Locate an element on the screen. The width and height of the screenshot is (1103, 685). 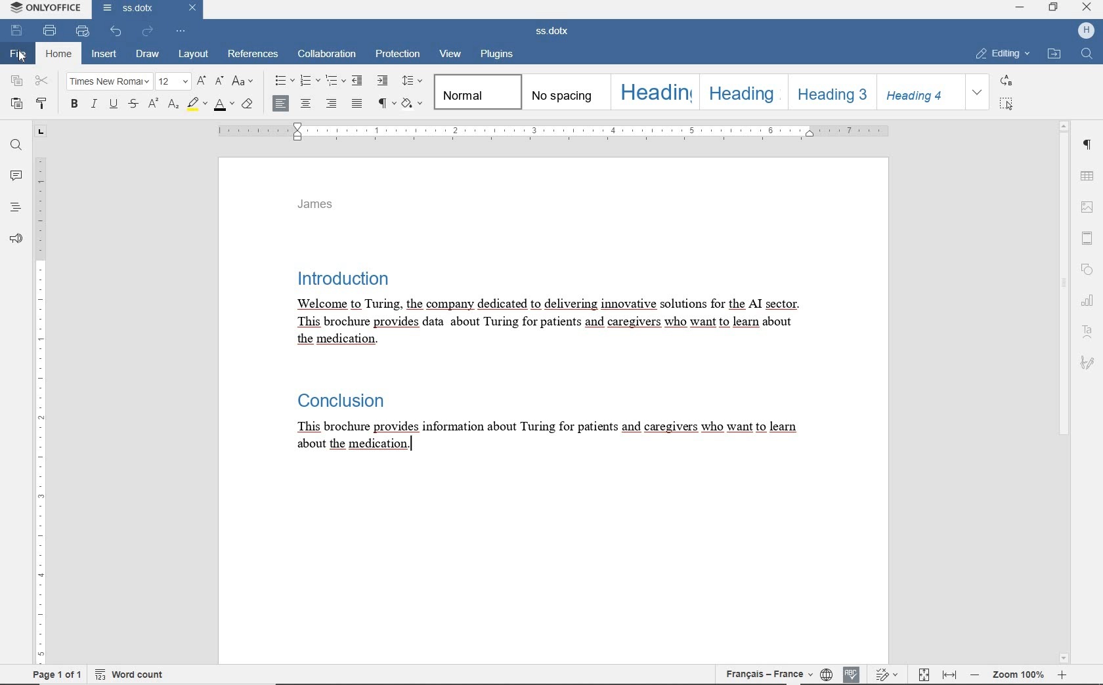
close is located at coordinates (194, 8).